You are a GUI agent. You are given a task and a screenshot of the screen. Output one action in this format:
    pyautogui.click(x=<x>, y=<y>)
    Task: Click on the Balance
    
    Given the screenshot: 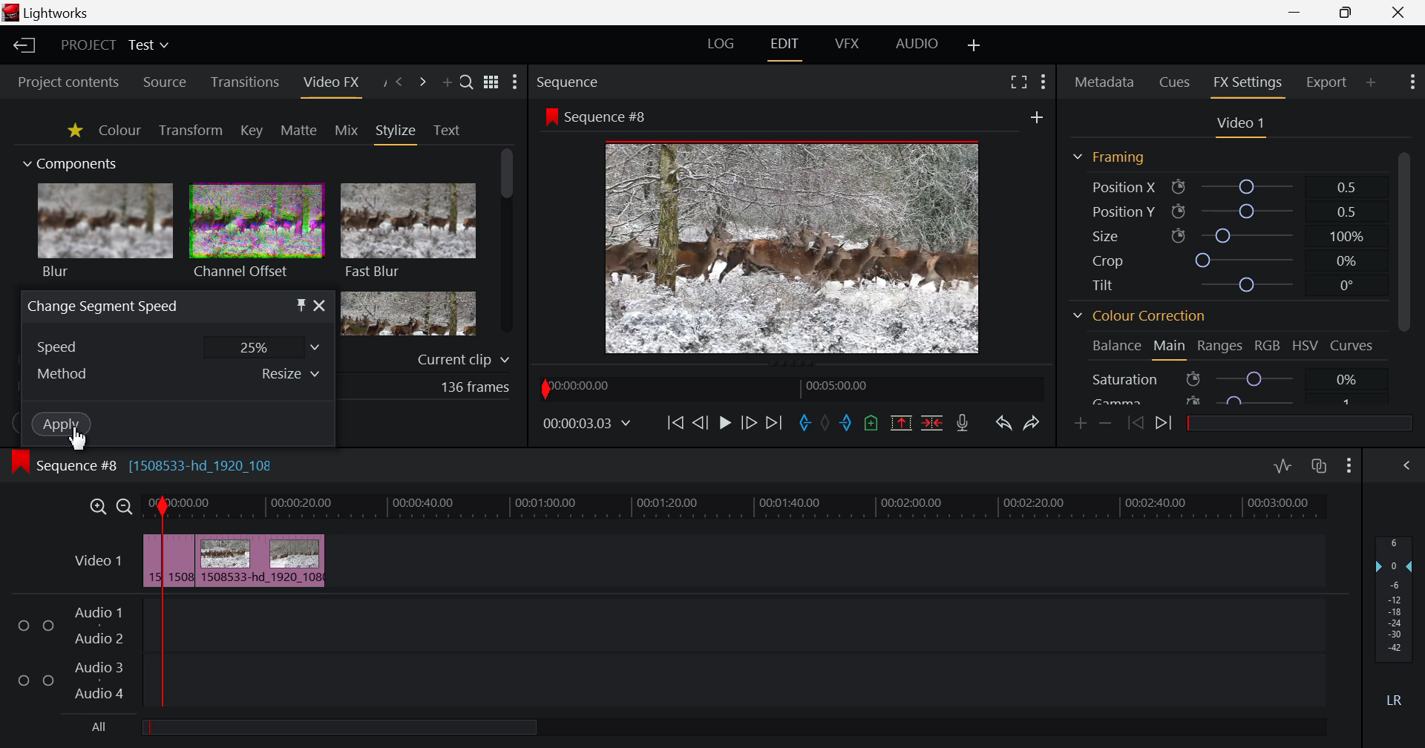 What is the action you would take?
    pyautogui.click(x=1115, y=347)
    